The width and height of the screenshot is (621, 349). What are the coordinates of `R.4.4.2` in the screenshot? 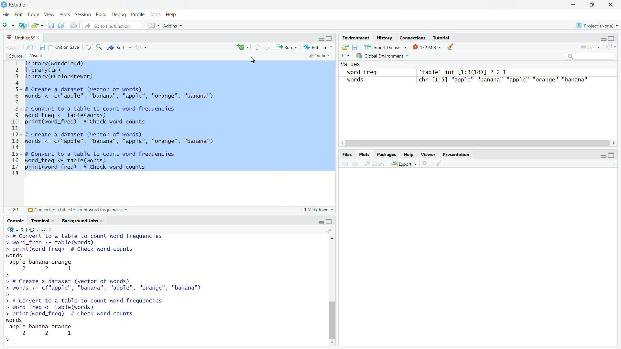 It's located at (28, 229).